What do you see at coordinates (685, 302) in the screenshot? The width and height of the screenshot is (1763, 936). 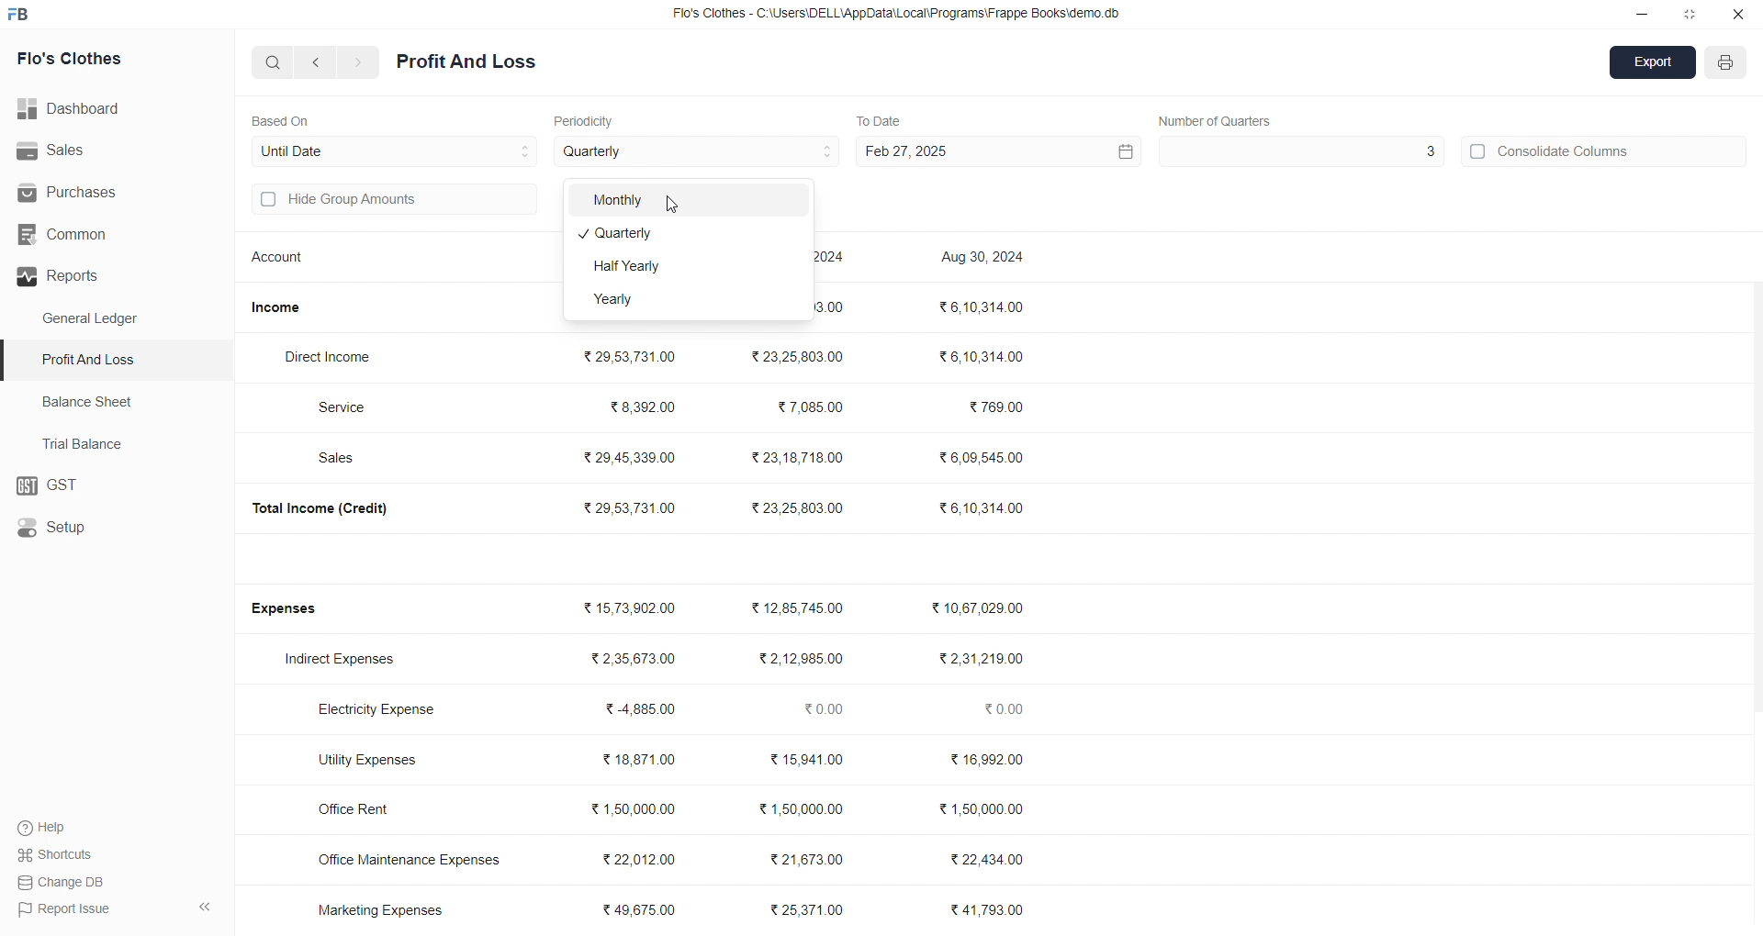 I see `yearly` at bounding box center [685, 302].